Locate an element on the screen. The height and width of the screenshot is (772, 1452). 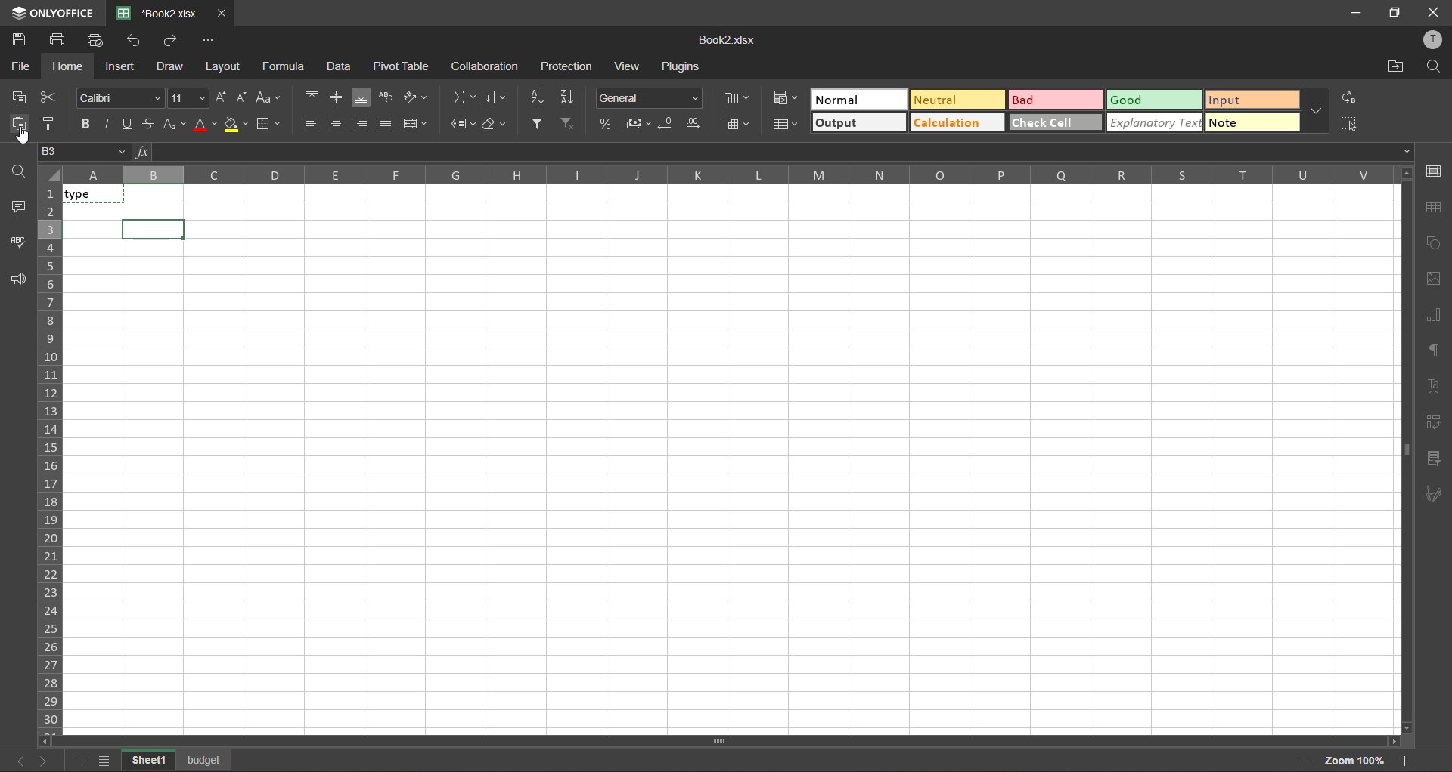
clear filter is located at coordinates (566, 125).